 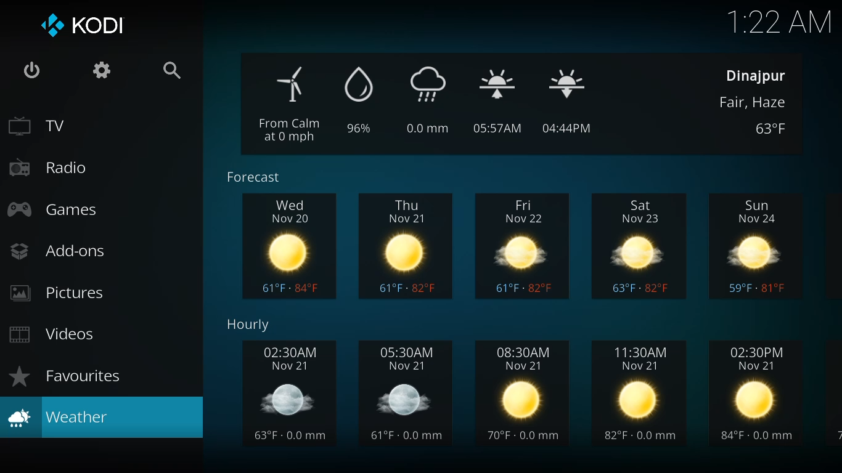 What do you see at coordinates (46, 167) in the screenshot?
I see `radio` at bounding box center [46, 167].